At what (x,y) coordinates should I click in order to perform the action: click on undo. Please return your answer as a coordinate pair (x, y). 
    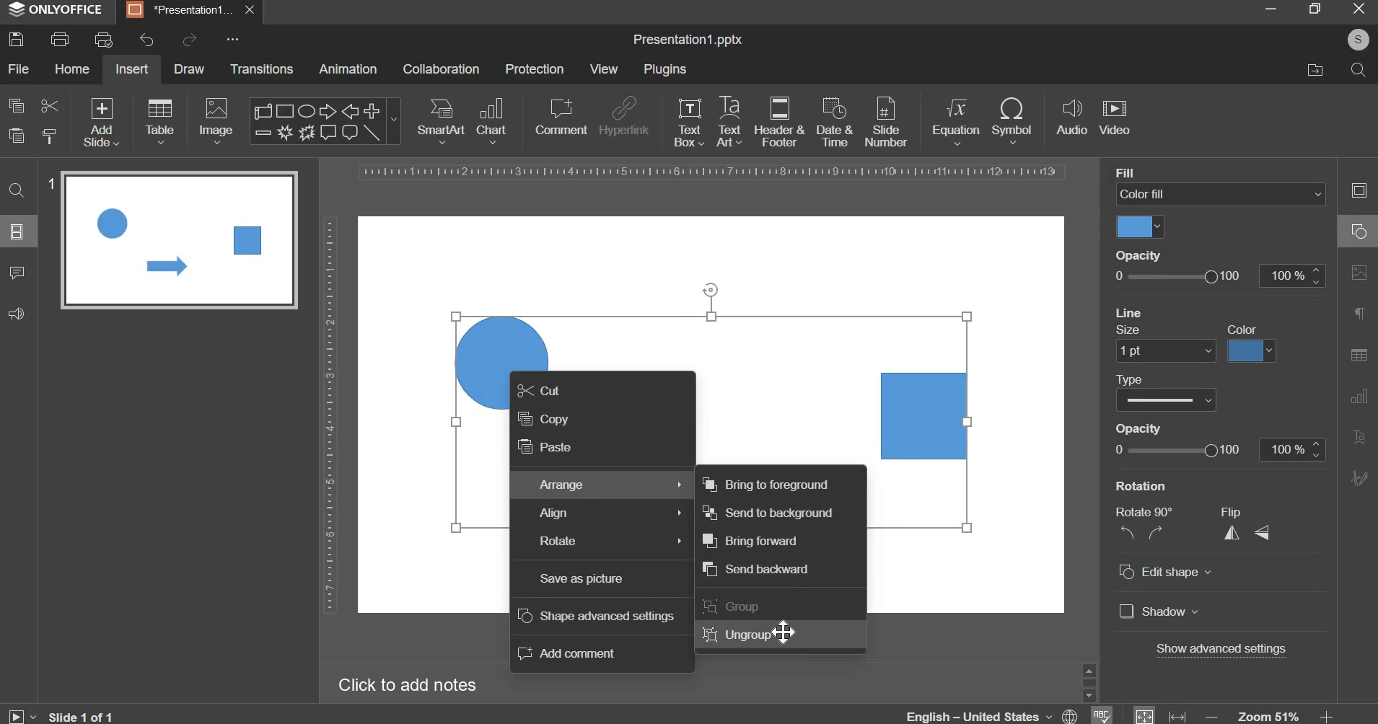
    Looking at the image, I should click on (146, 40).